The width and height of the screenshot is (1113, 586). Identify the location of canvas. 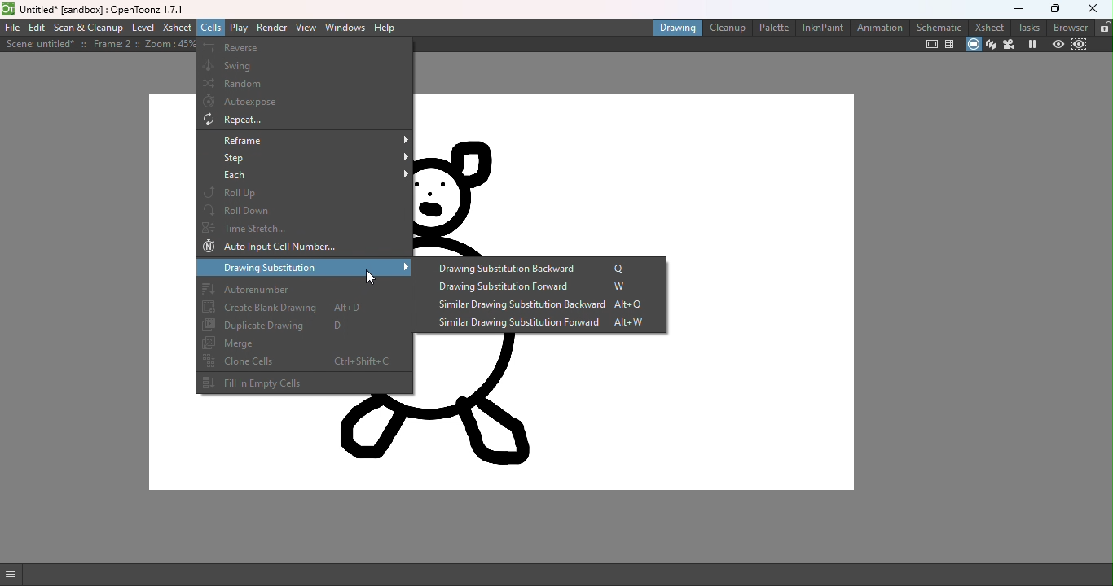
(634, 175).